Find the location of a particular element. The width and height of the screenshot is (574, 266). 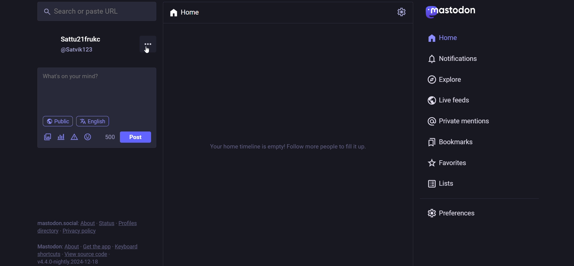

setting is located at coordinates (403, 11).